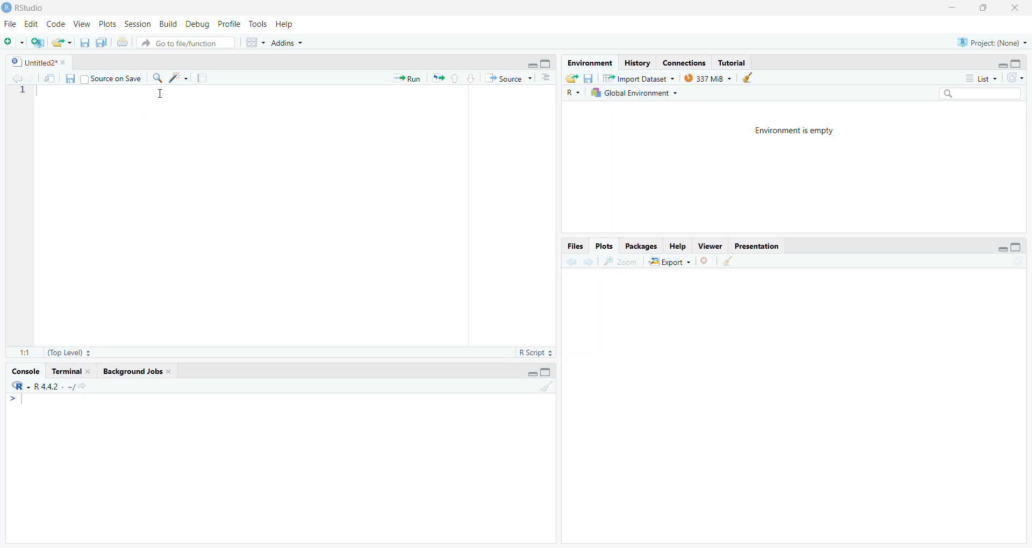  What do you see at coordinates (56, 388) in the screenshot?
I see `R - R442 . ~/` at bounding box center [56, 388].